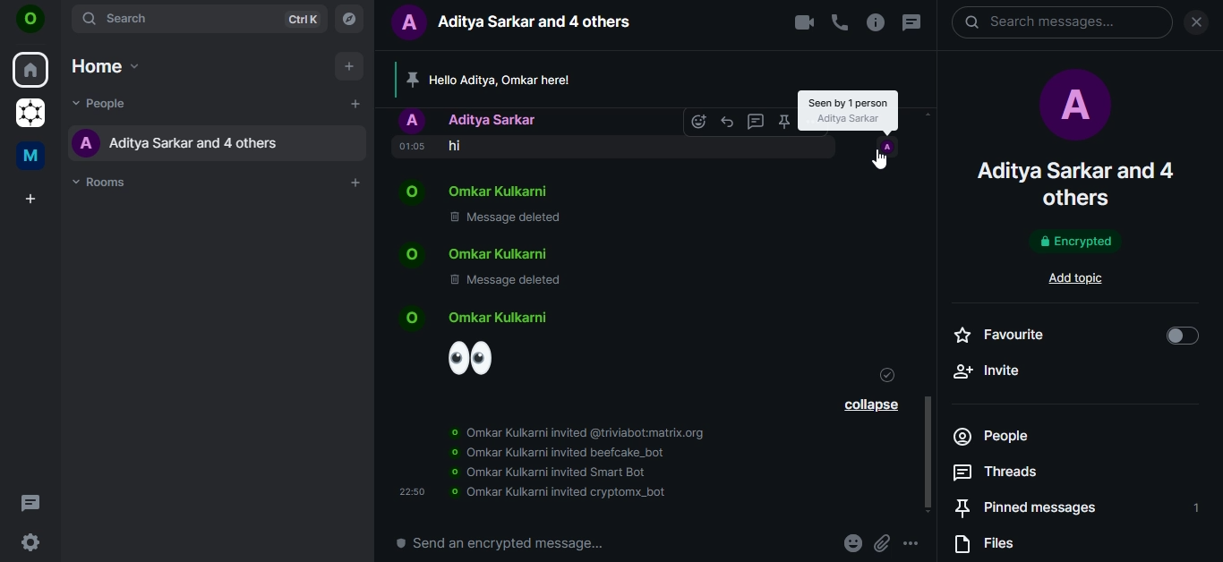 The image size is (1223, 562). What do you see at coordinates (30, 502) in the screenshot?
I see `threads` at bounding box center [30, 502].